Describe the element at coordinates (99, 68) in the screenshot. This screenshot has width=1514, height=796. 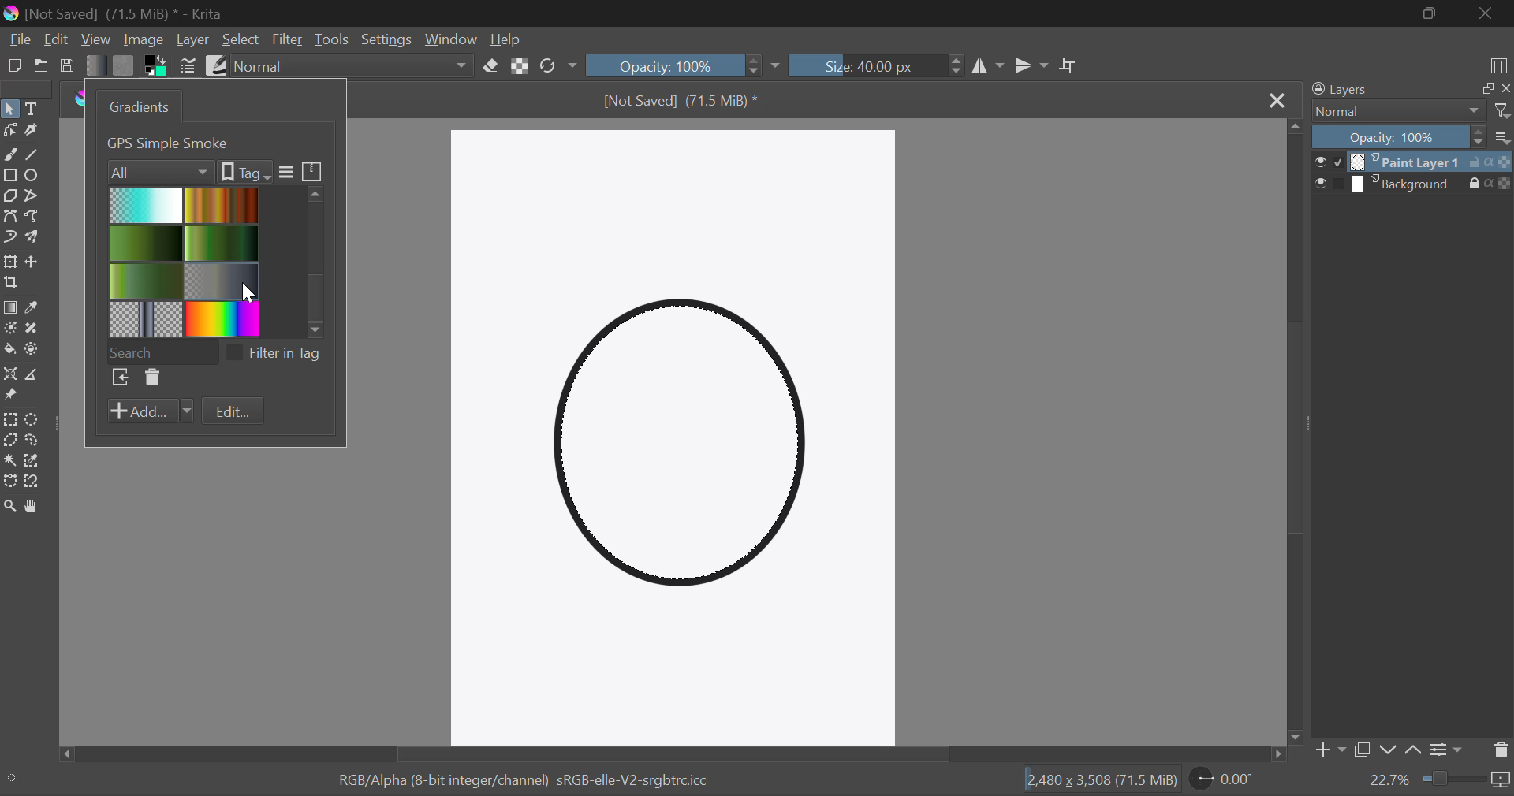
I see `Gradient` at that location.